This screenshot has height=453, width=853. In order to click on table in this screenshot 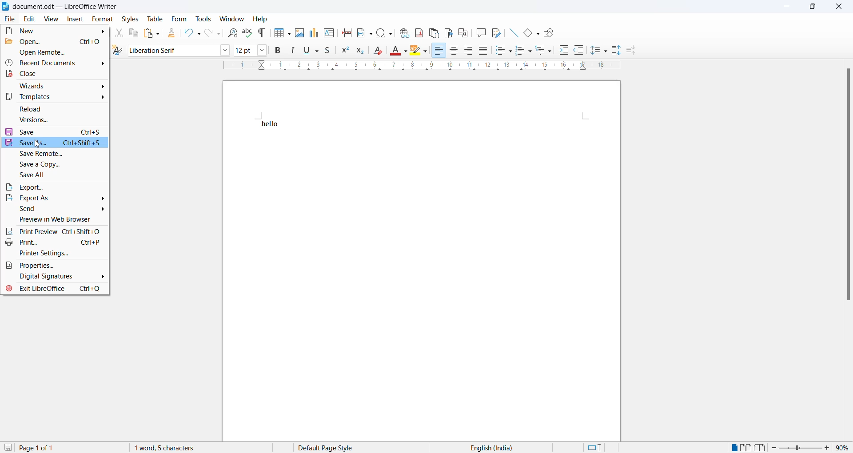, I will do `click(153, 19)`.